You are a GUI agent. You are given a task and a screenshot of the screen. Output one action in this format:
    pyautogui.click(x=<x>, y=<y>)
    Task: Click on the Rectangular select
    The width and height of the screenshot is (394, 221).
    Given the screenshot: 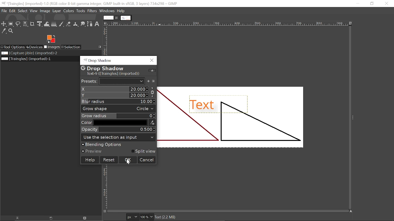 What is the action you would take?
    pyautogui.click(x=11, y=24)
    